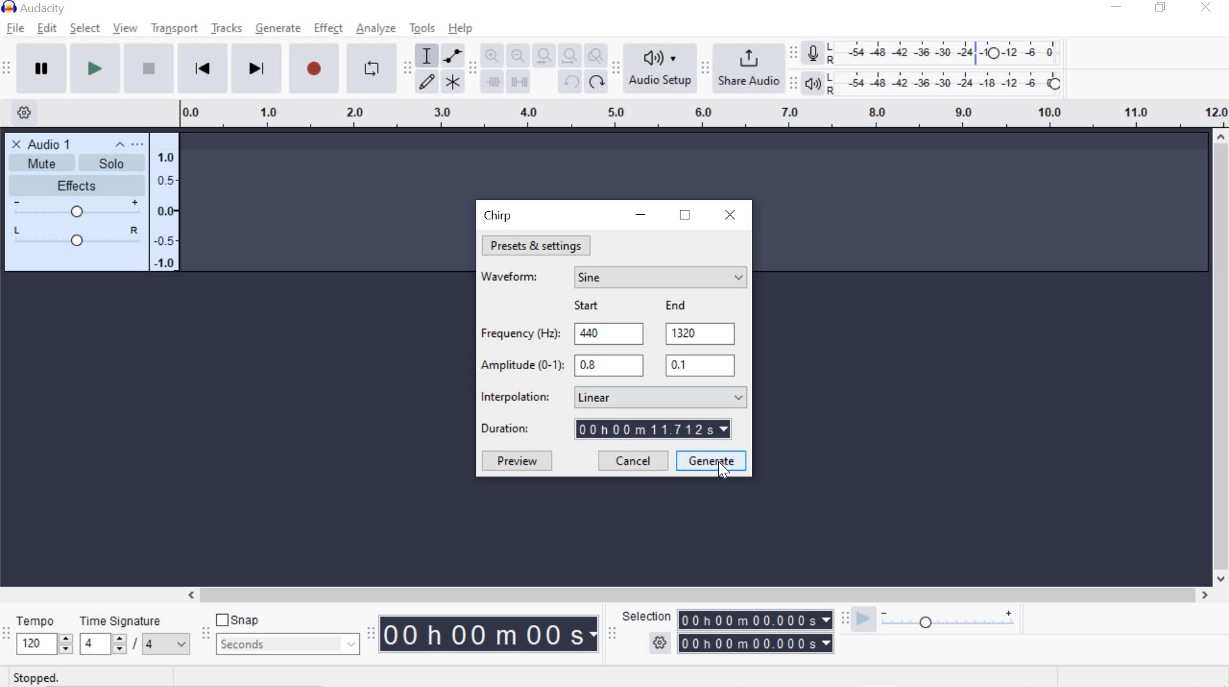 Image resolution: width=1229 pixels, height=687 pixels. What do you see at coordinates (568, 56) in the screenshot?
I see `Fit project to width` at bounding box center [568, 56].